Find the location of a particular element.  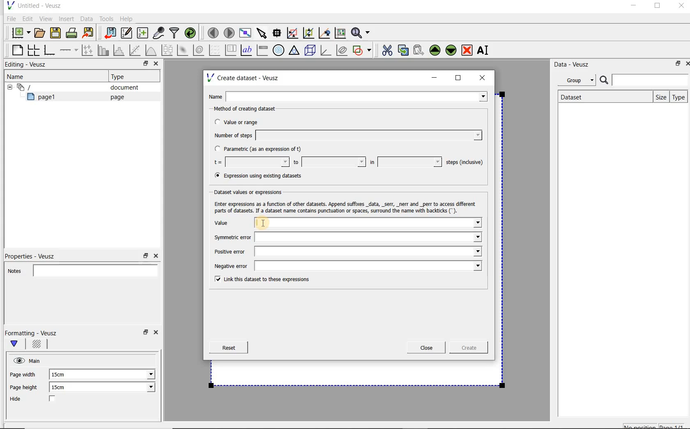

Dataset values or expressions is located at coordinates (252, 192).